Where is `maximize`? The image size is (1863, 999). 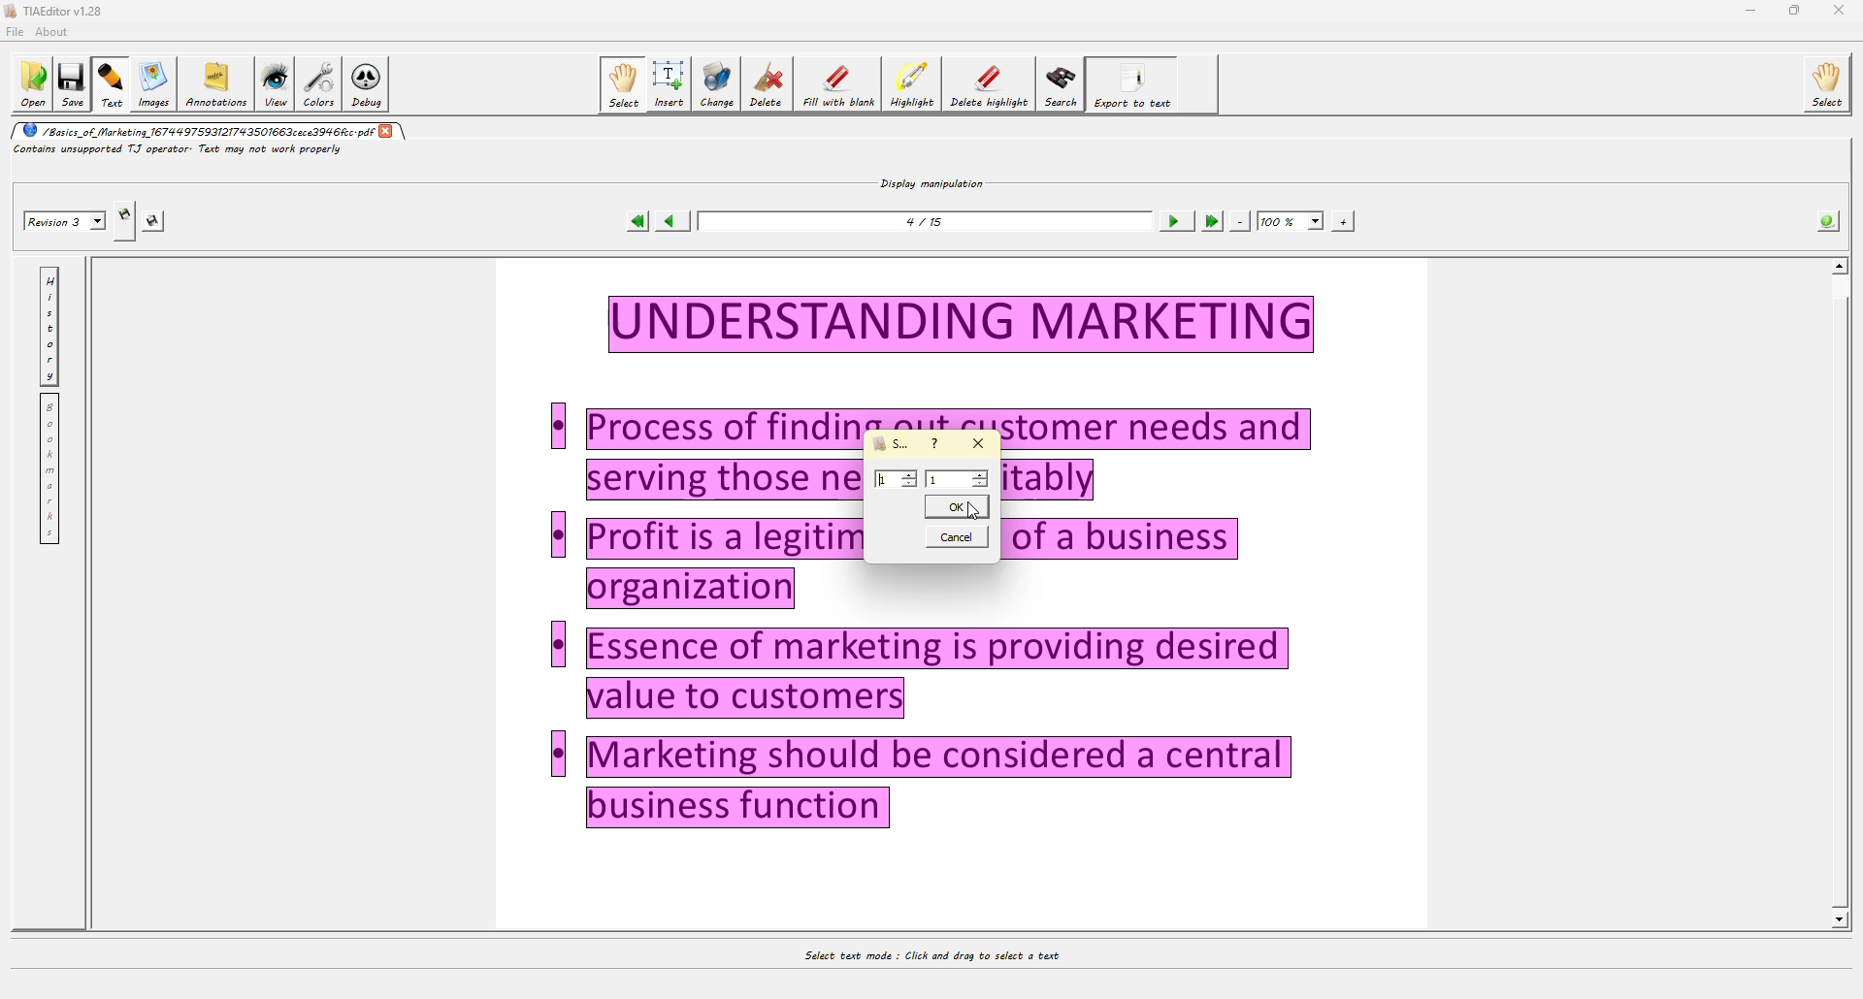
maximize is located at coordinates (1791, 12).